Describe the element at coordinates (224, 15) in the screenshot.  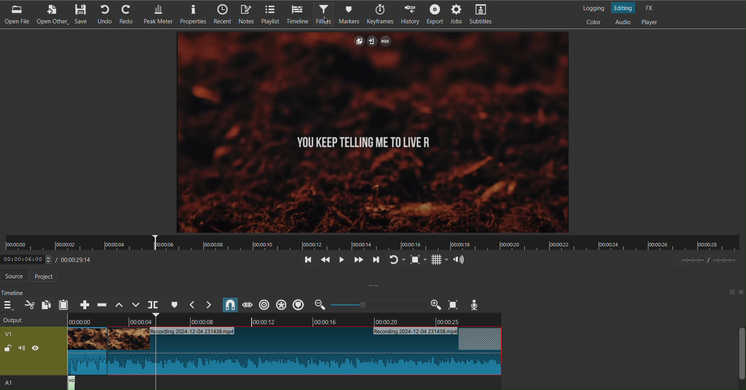
I see `Recent` at that location.